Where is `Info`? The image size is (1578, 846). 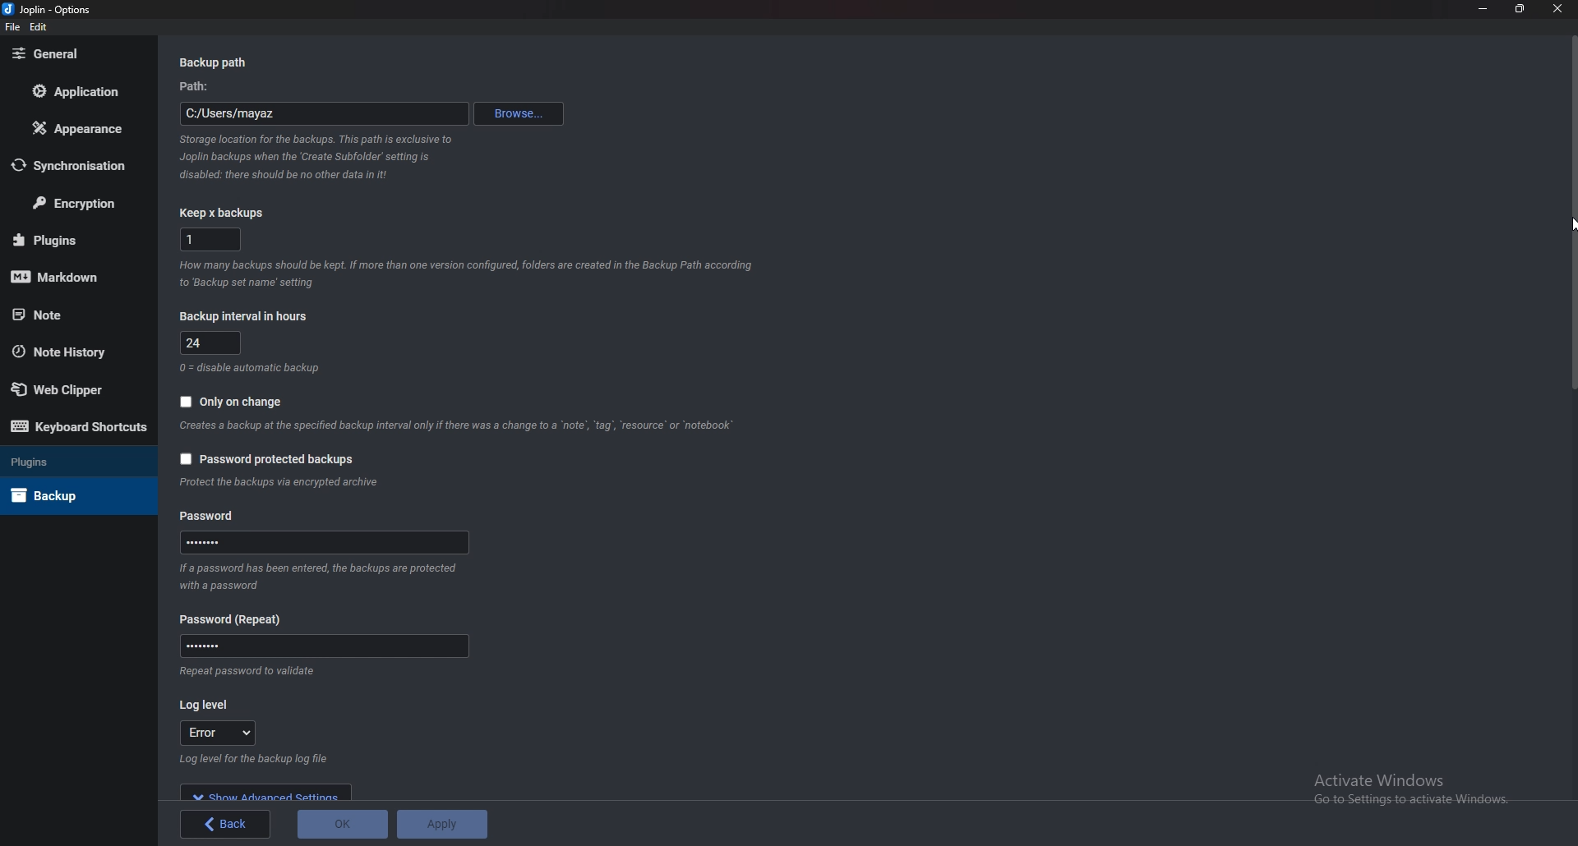 Info is located at coordinates (250, 674).